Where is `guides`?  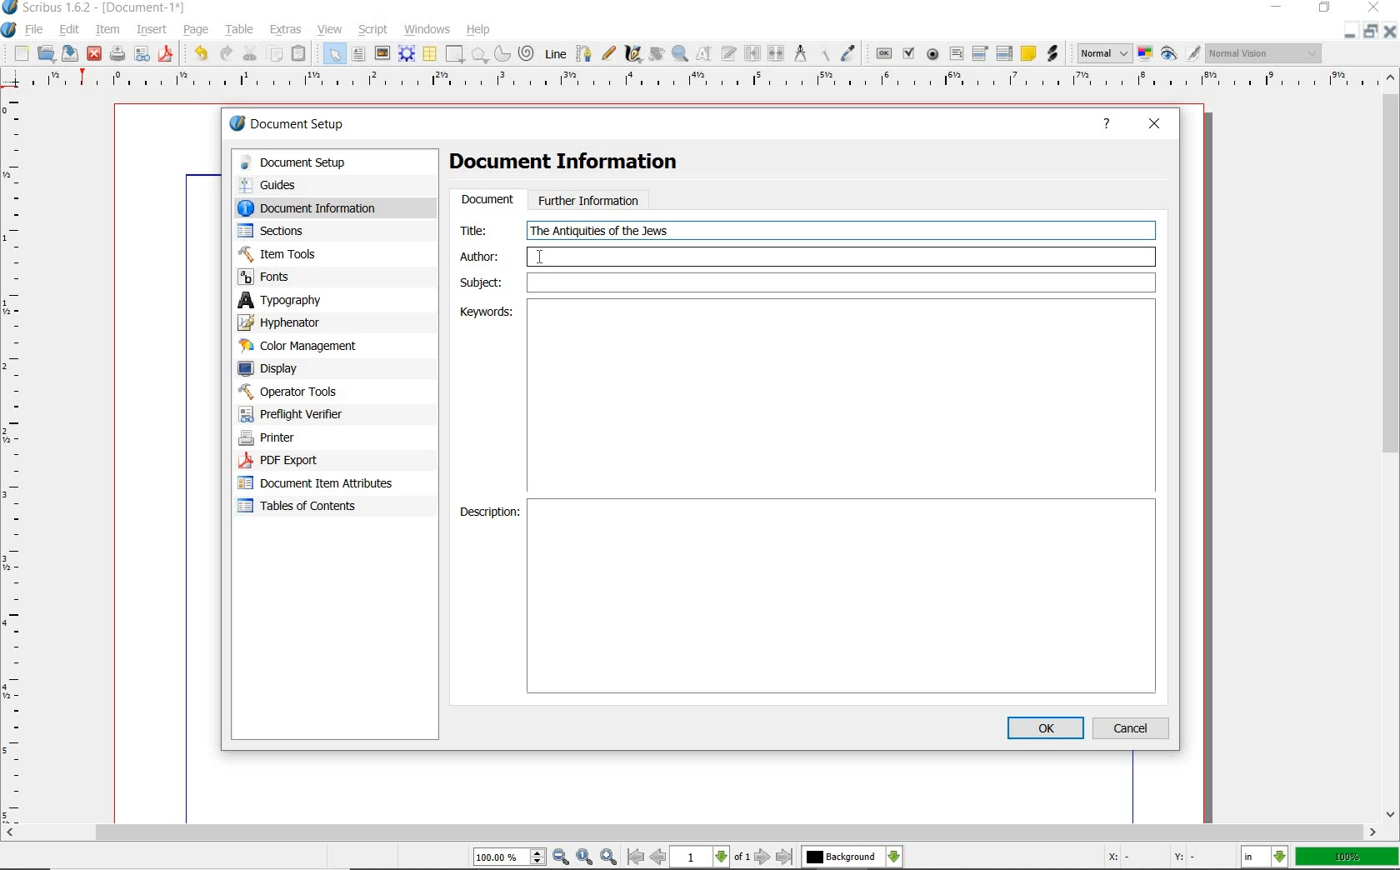 guides is located at coordinates (318, 184).